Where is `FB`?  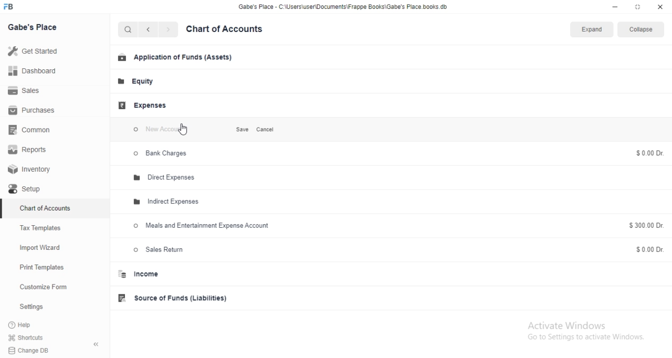 FB is located at coordinates (15, 7).